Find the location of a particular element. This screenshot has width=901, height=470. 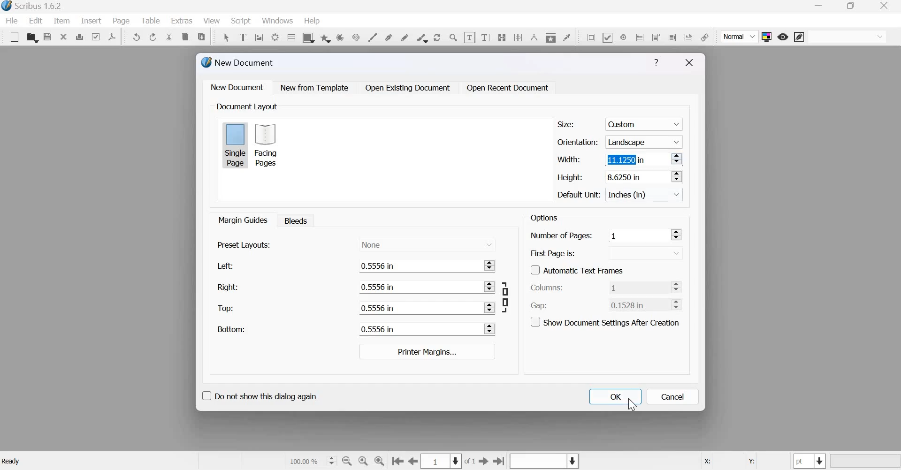

Top: is located at coordinates (226, 309).